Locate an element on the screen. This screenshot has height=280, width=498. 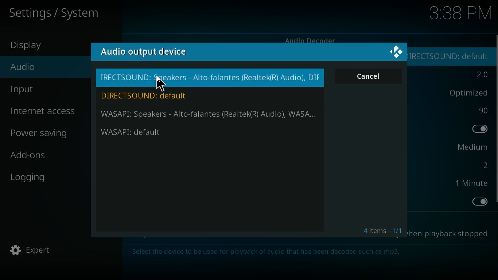
options is located at coordinates (465, 93).